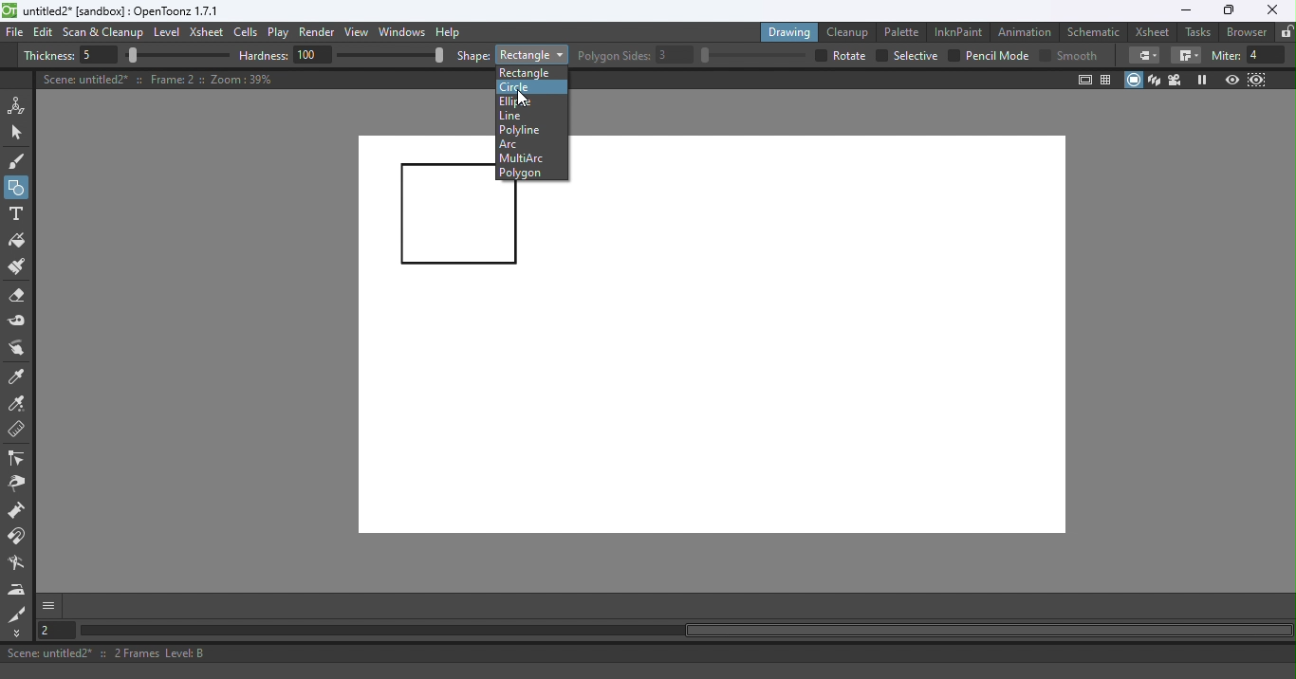 Image resolution: width=1296 pixels, height=679 pixels. Describe the element at coordinates (531, 54) in the screenshot. I see `Rectangle ` at that location.